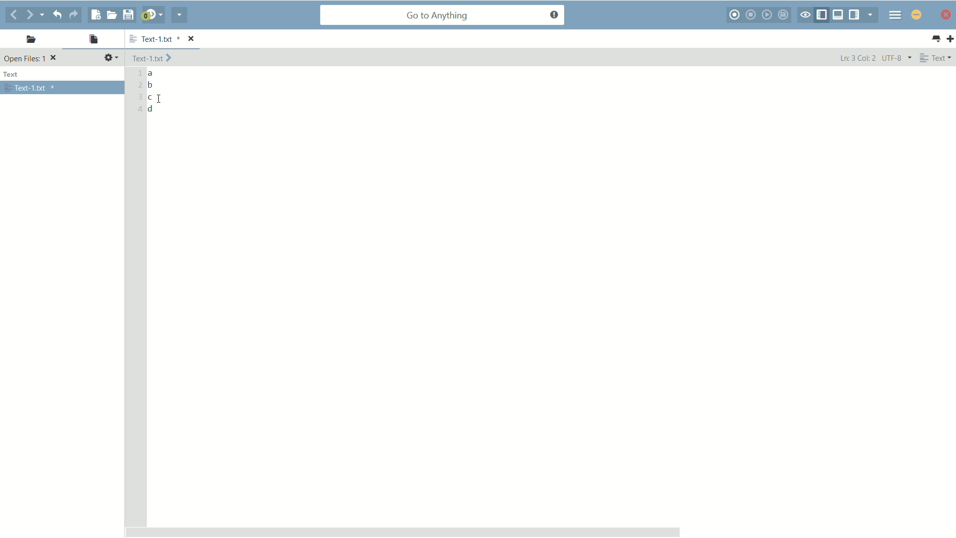 This screenshot has height=538, width=956. Describe the element at coordinates (937, 58) in the screenshot. I see `Text` at that location.